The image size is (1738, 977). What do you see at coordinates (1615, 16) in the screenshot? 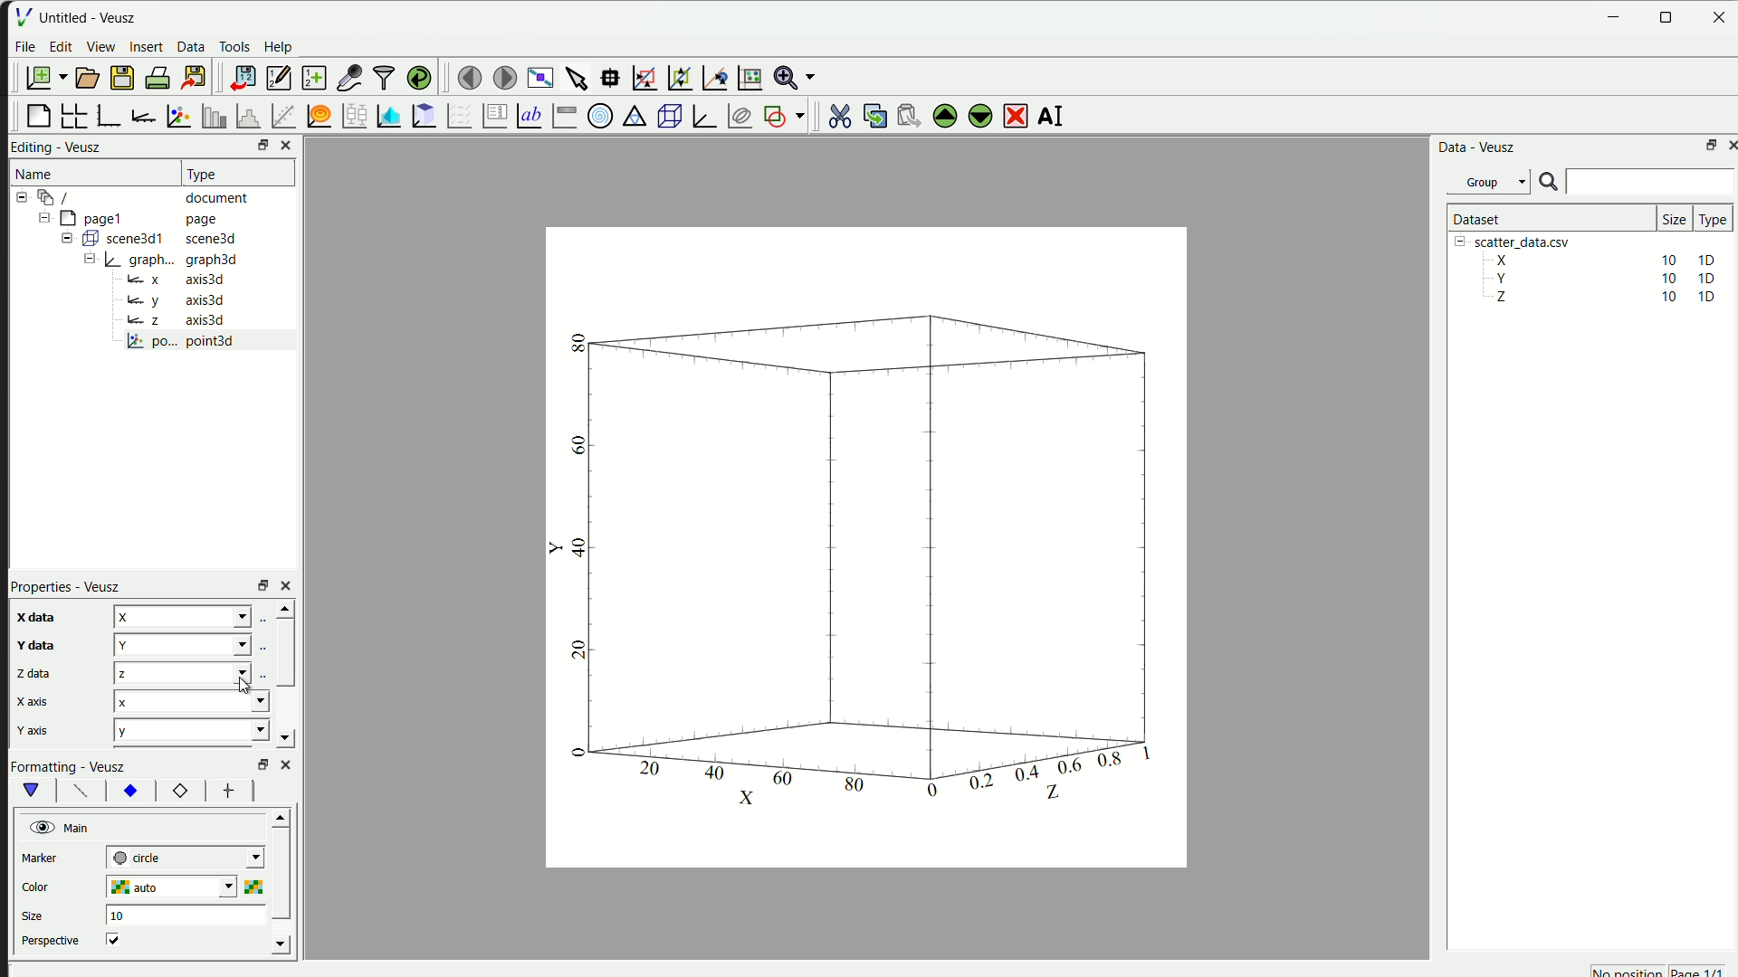
I see `Minimize` at bounding box center [1615, 16].